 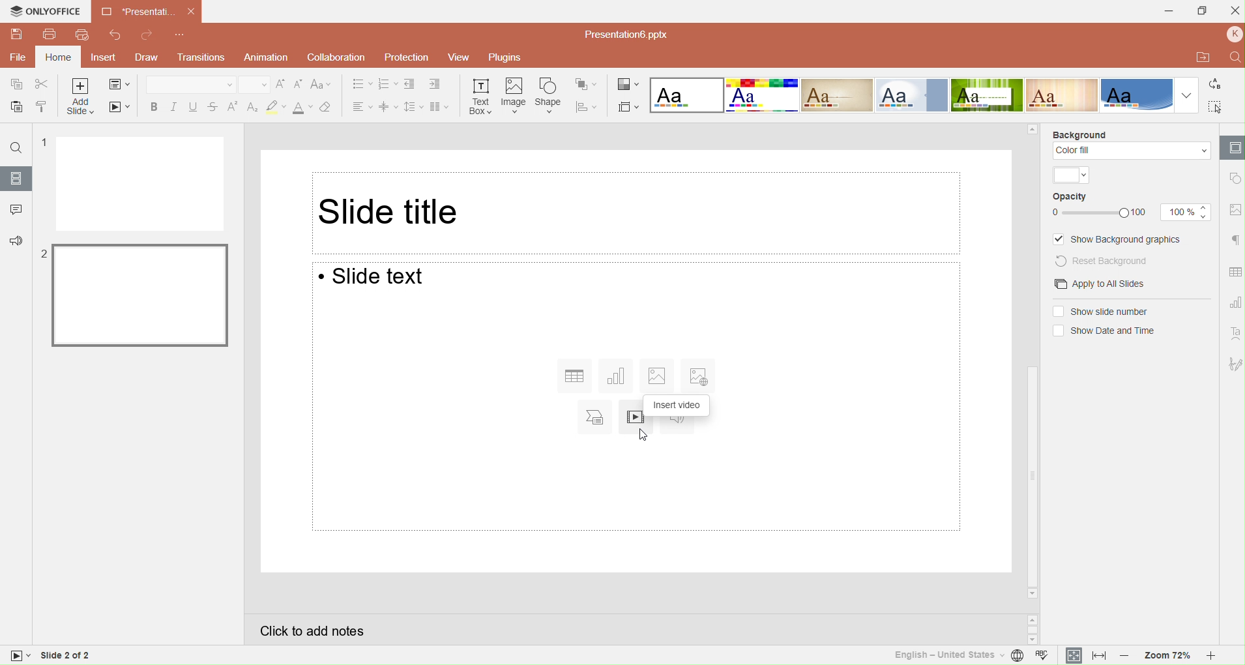 What do you see at coordinates (141, 295) in the screenshot?
I see `Slide 2` at bounding box center [141, 295].